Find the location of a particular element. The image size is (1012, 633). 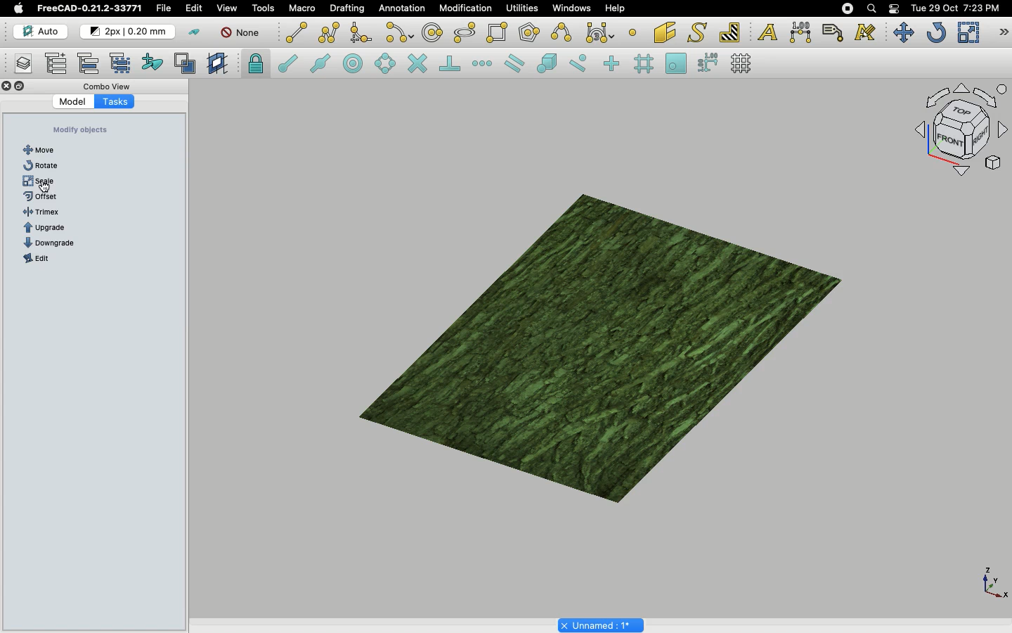

Snap grid is located at coordinates (645, 63).